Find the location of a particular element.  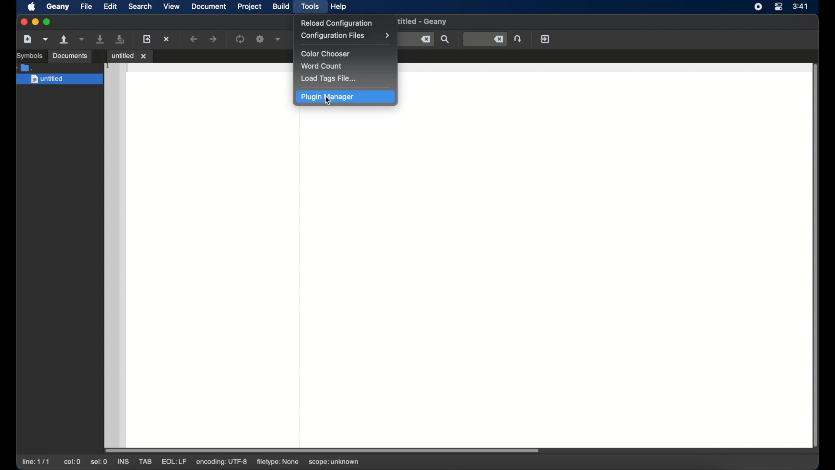

symbols is located at coordinates (29, 56).